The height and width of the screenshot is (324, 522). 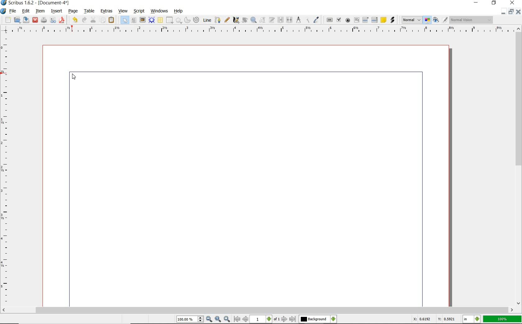 I want to click on Bezier curve, so click(x=218, y=19).